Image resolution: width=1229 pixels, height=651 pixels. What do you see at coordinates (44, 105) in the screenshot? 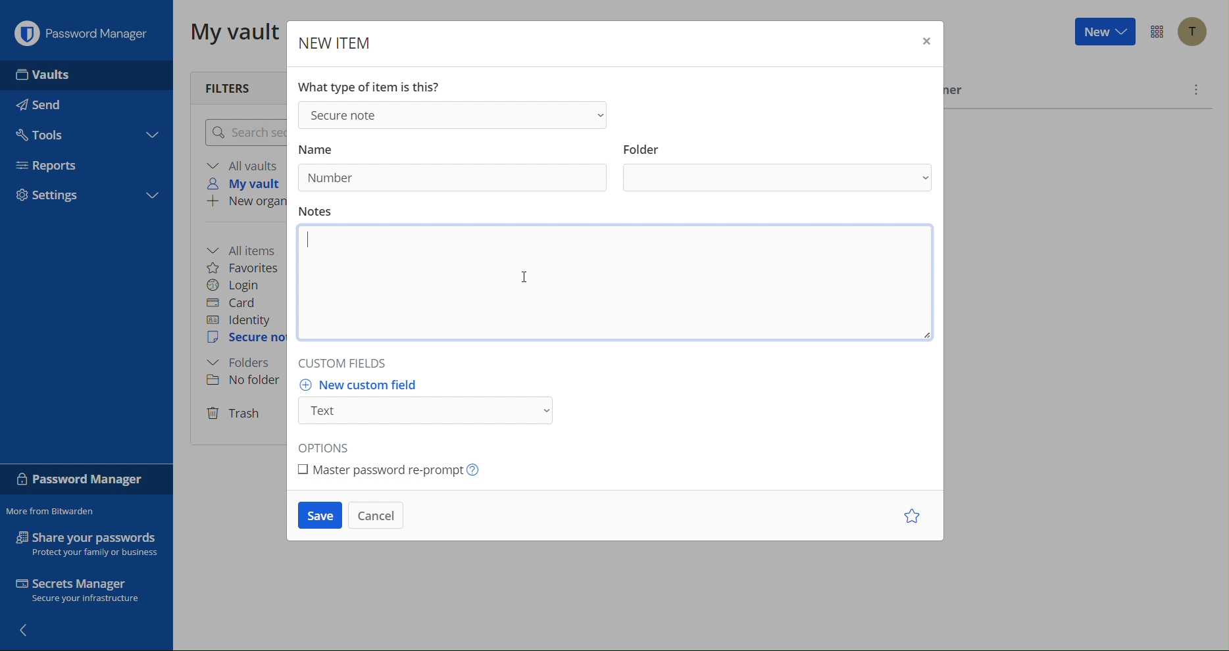
I see `Send` at bounding box center [44, 105].